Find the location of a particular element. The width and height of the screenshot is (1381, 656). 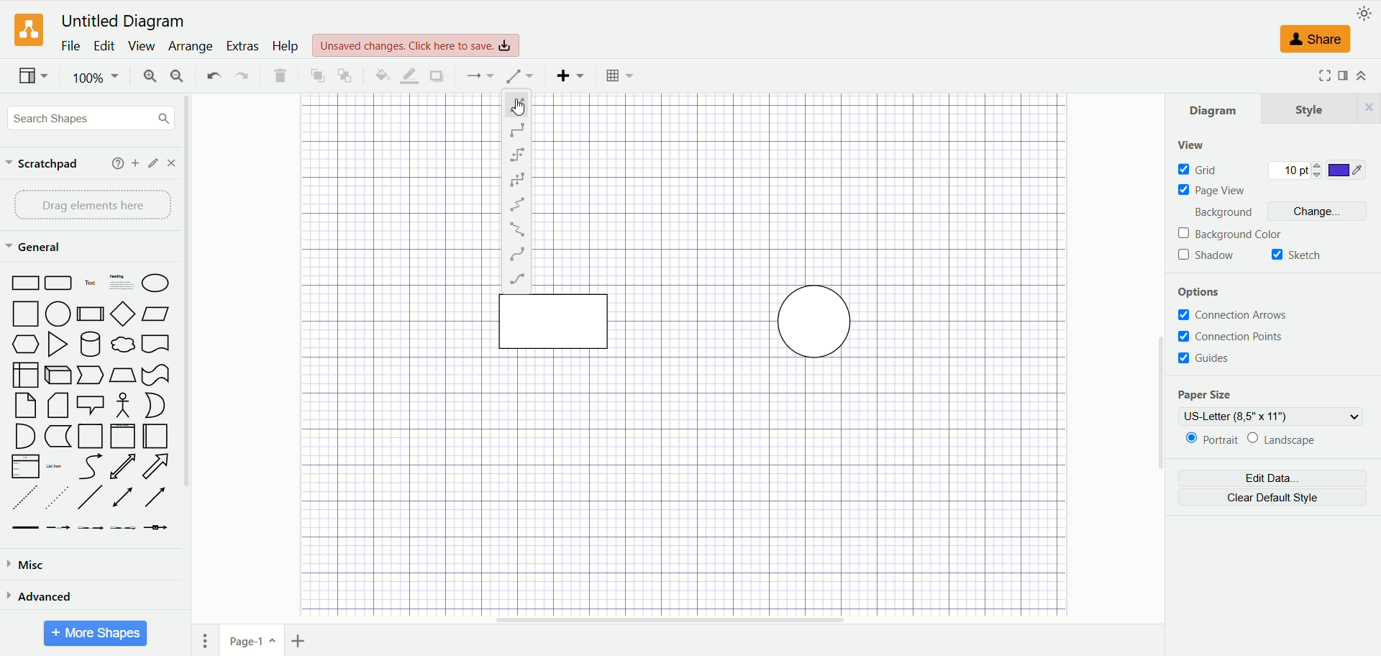

Two way Arrow is located at coordinates (124, 467).